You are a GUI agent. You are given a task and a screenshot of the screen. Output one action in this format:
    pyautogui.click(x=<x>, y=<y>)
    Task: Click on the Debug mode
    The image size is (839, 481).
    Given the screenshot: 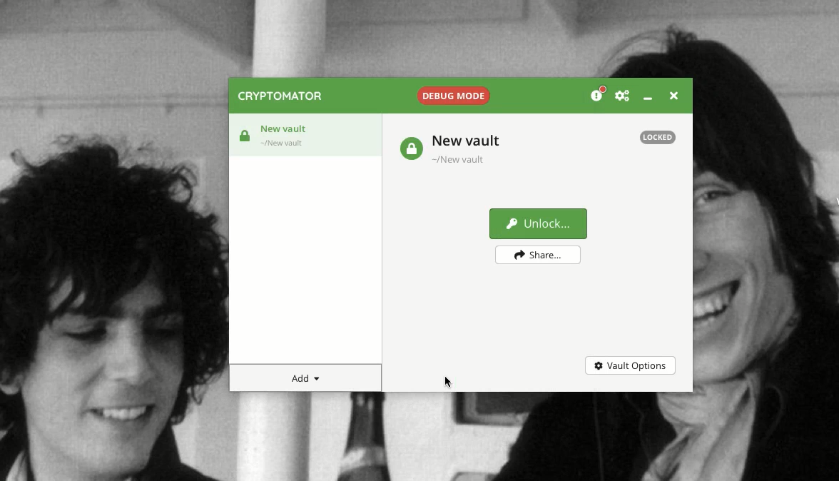 What is the action you would take?
    pyautogui.click(x=454, y=96)
    